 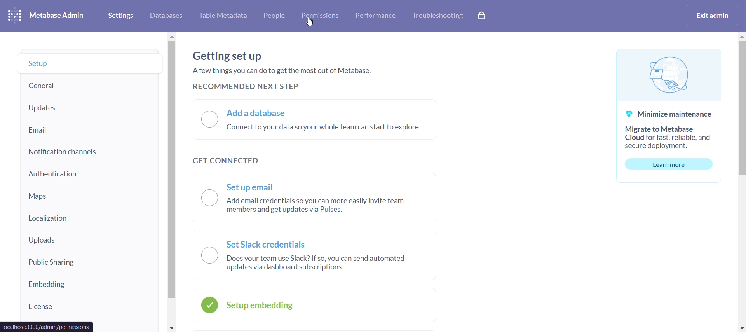 I want to click on license, so click(x=90, y=310).